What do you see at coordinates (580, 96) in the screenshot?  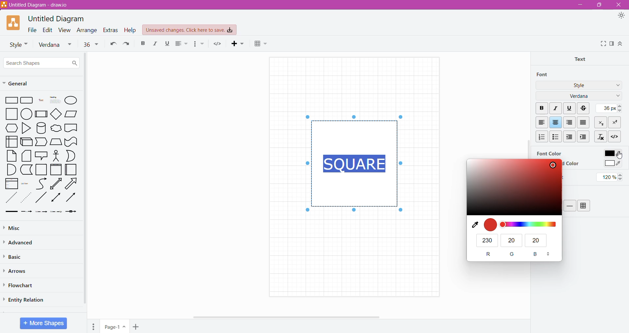 I see `` at bounding box center [580, 96].